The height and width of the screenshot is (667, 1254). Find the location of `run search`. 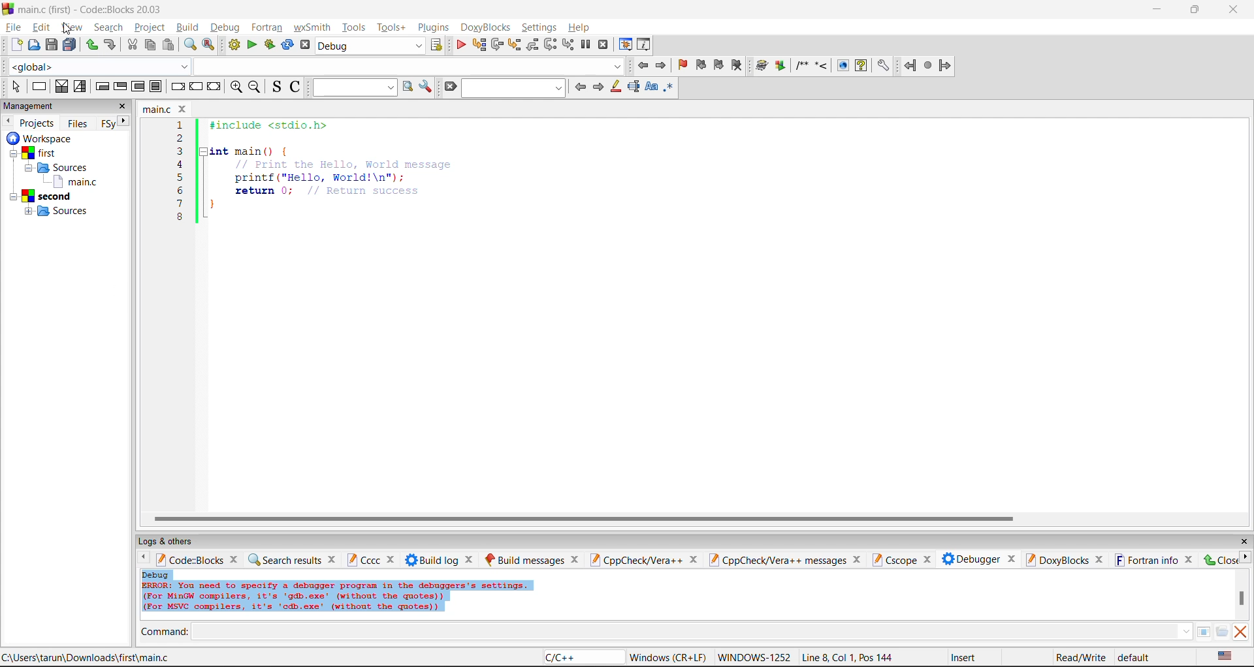

run search is located at coordinates (408, 87).